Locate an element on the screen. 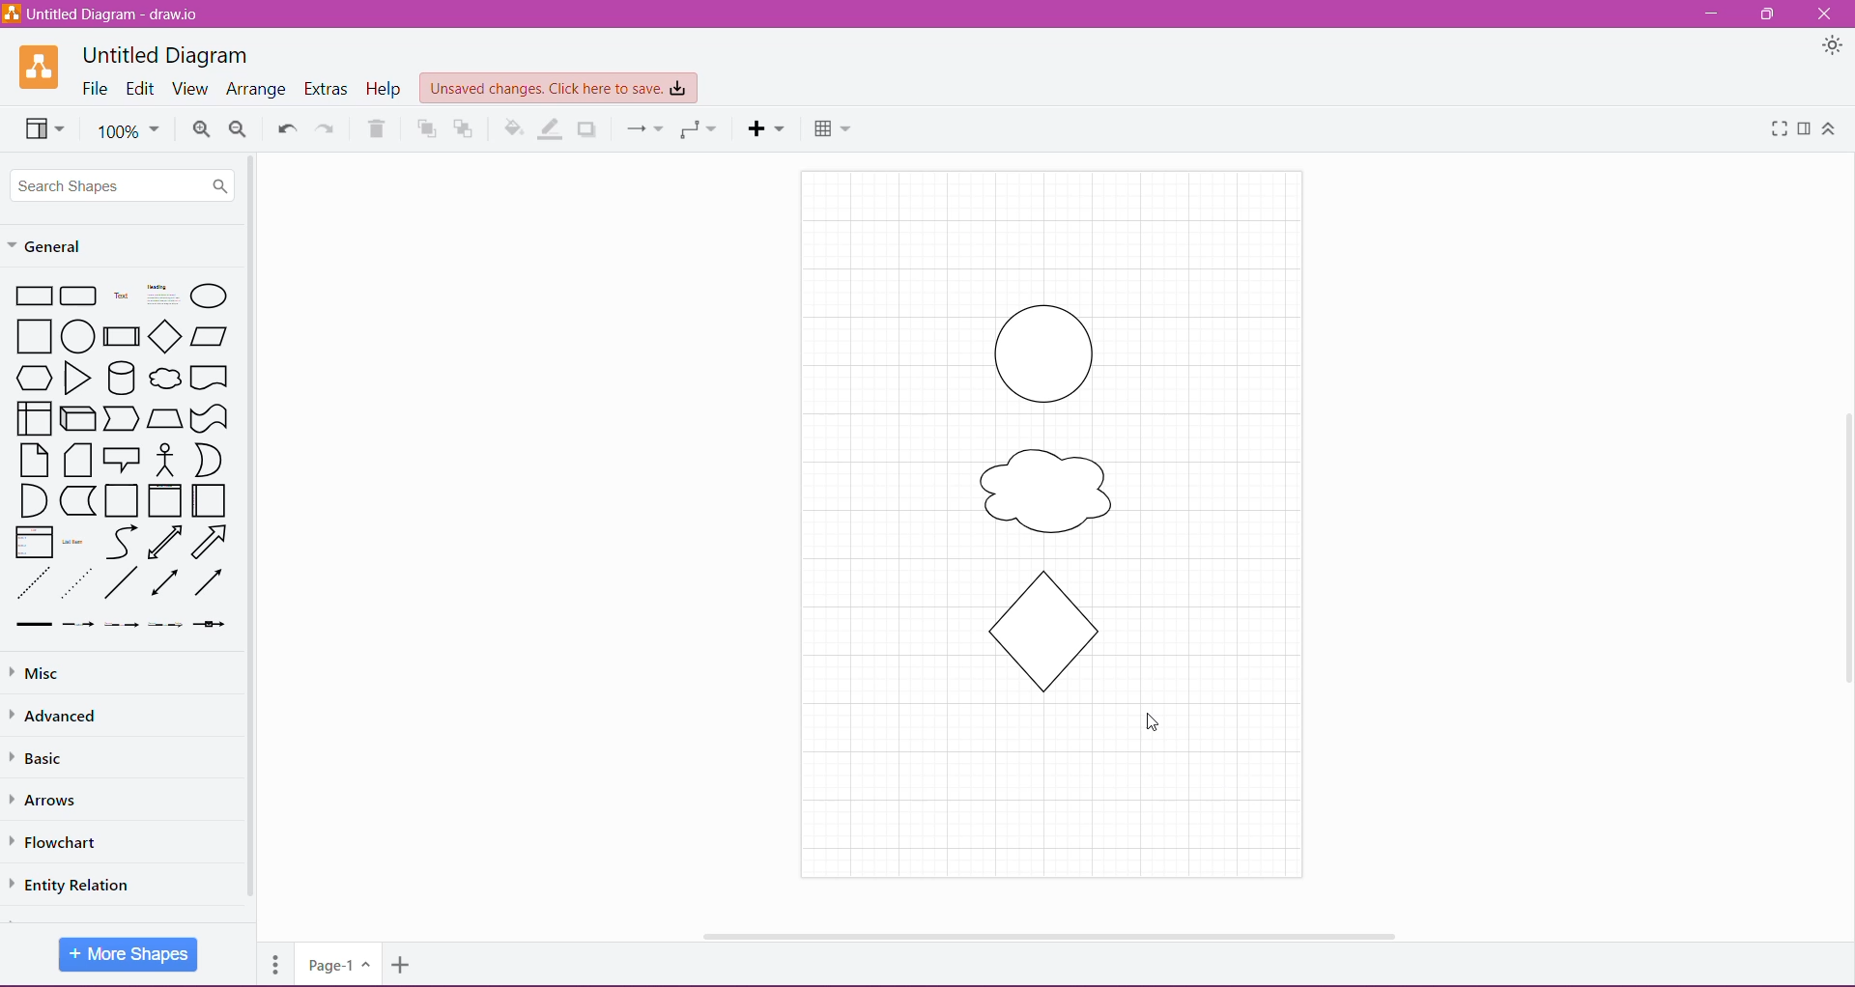  Untitled Diagram is located at coordinates (165, 55).